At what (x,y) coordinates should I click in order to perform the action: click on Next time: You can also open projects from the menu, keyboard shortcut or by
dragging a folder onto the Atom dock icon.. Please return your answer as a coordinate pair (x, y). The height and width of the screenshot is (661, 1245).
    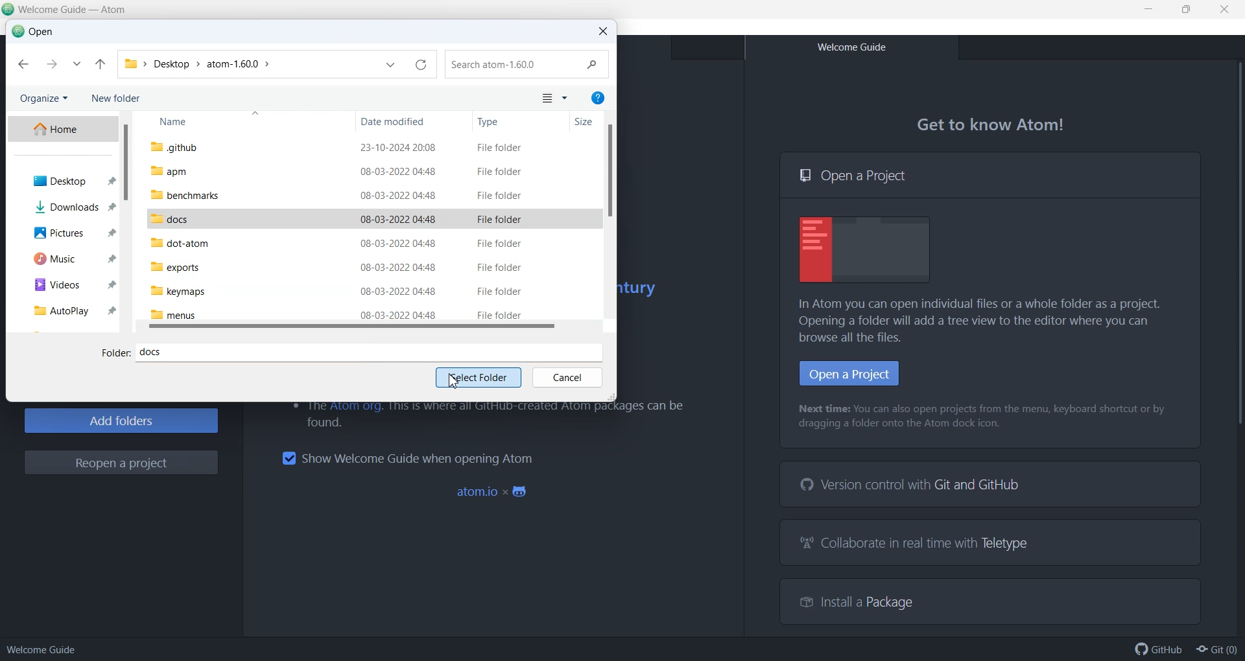
    Looking at the image, I should click on (984, 417).